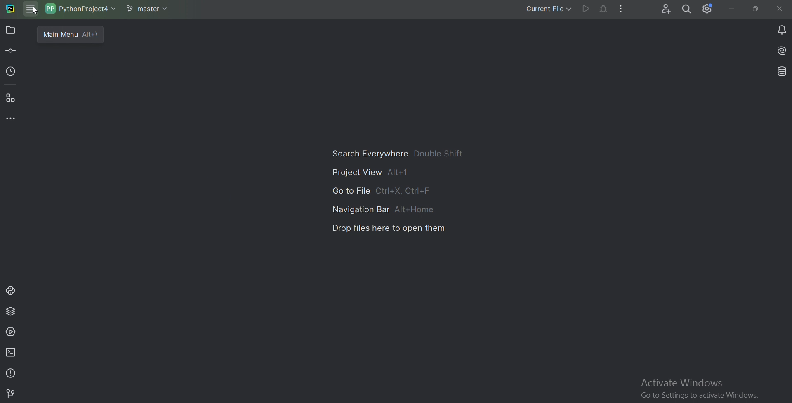  I want to click on Cross, so click(780, 8).